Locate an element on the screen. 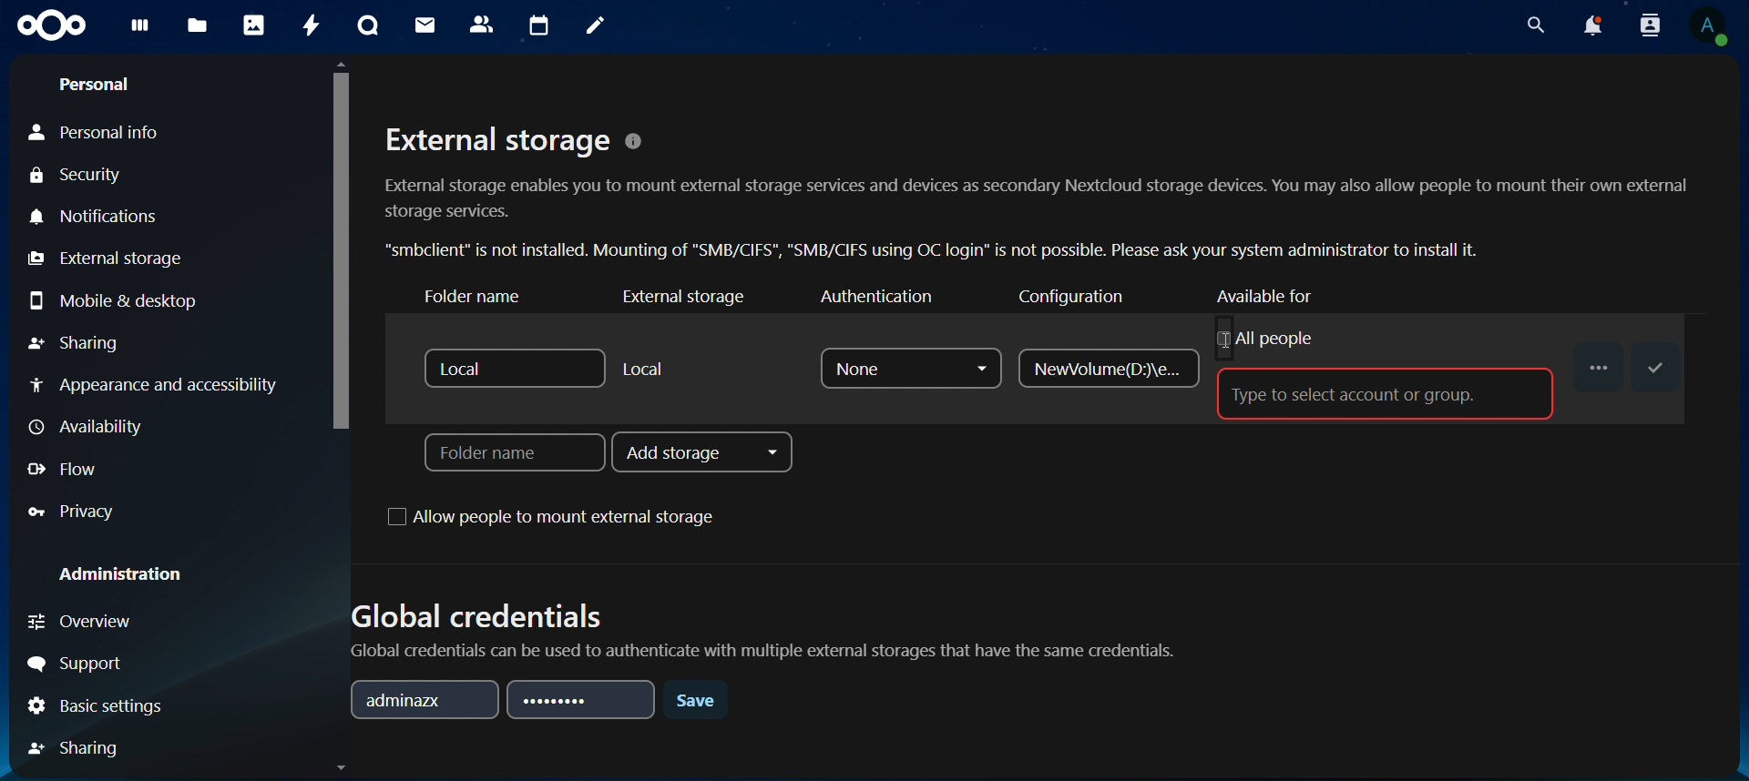  sharing is located at coordinates (80, 747).